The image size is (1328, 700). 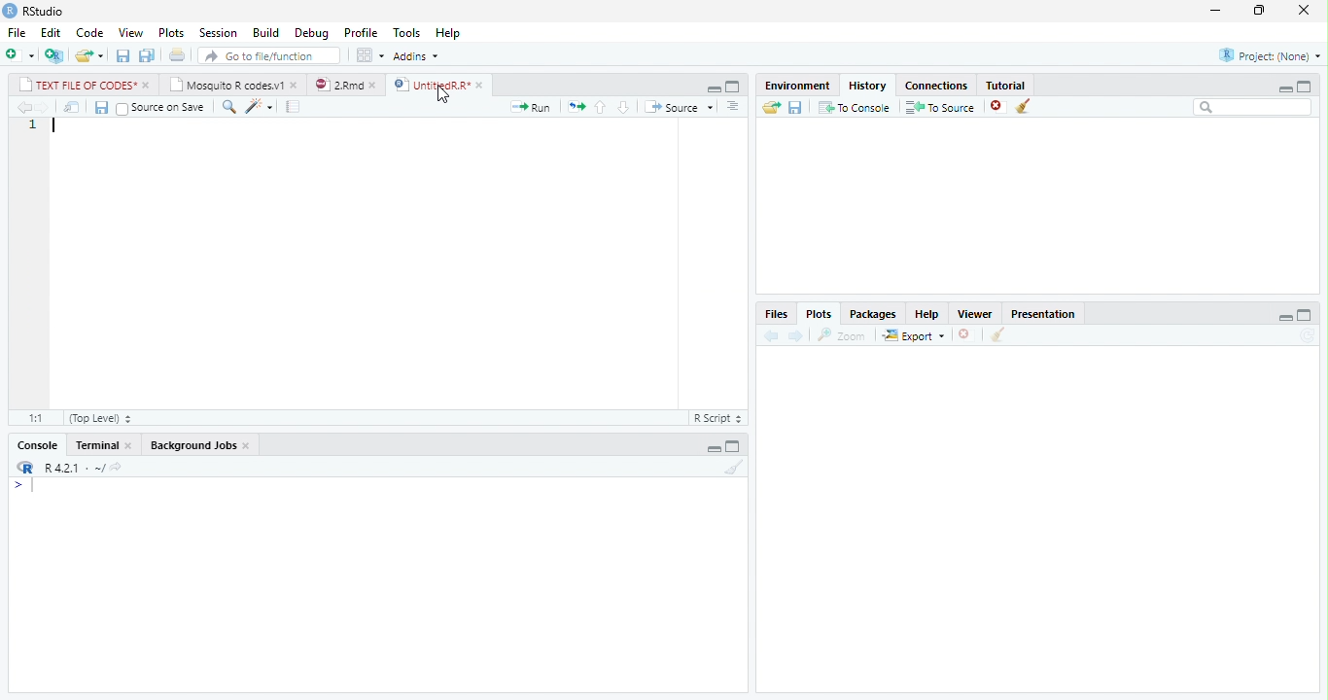 What do you see at coordinates (1304, 9) in the screenshot?
I see `close` at bounding box center [1304, 9].